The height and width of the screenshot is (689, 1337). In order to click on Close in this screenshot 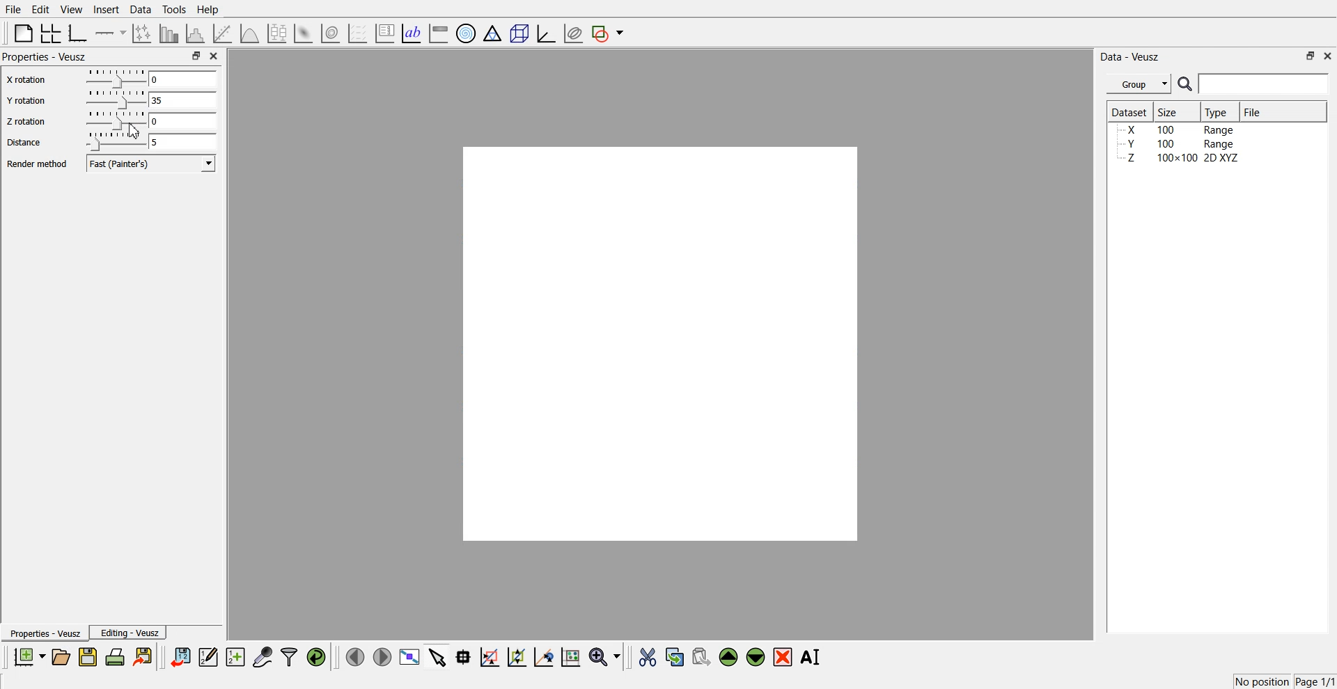, I will do `click(1329, 55)`.